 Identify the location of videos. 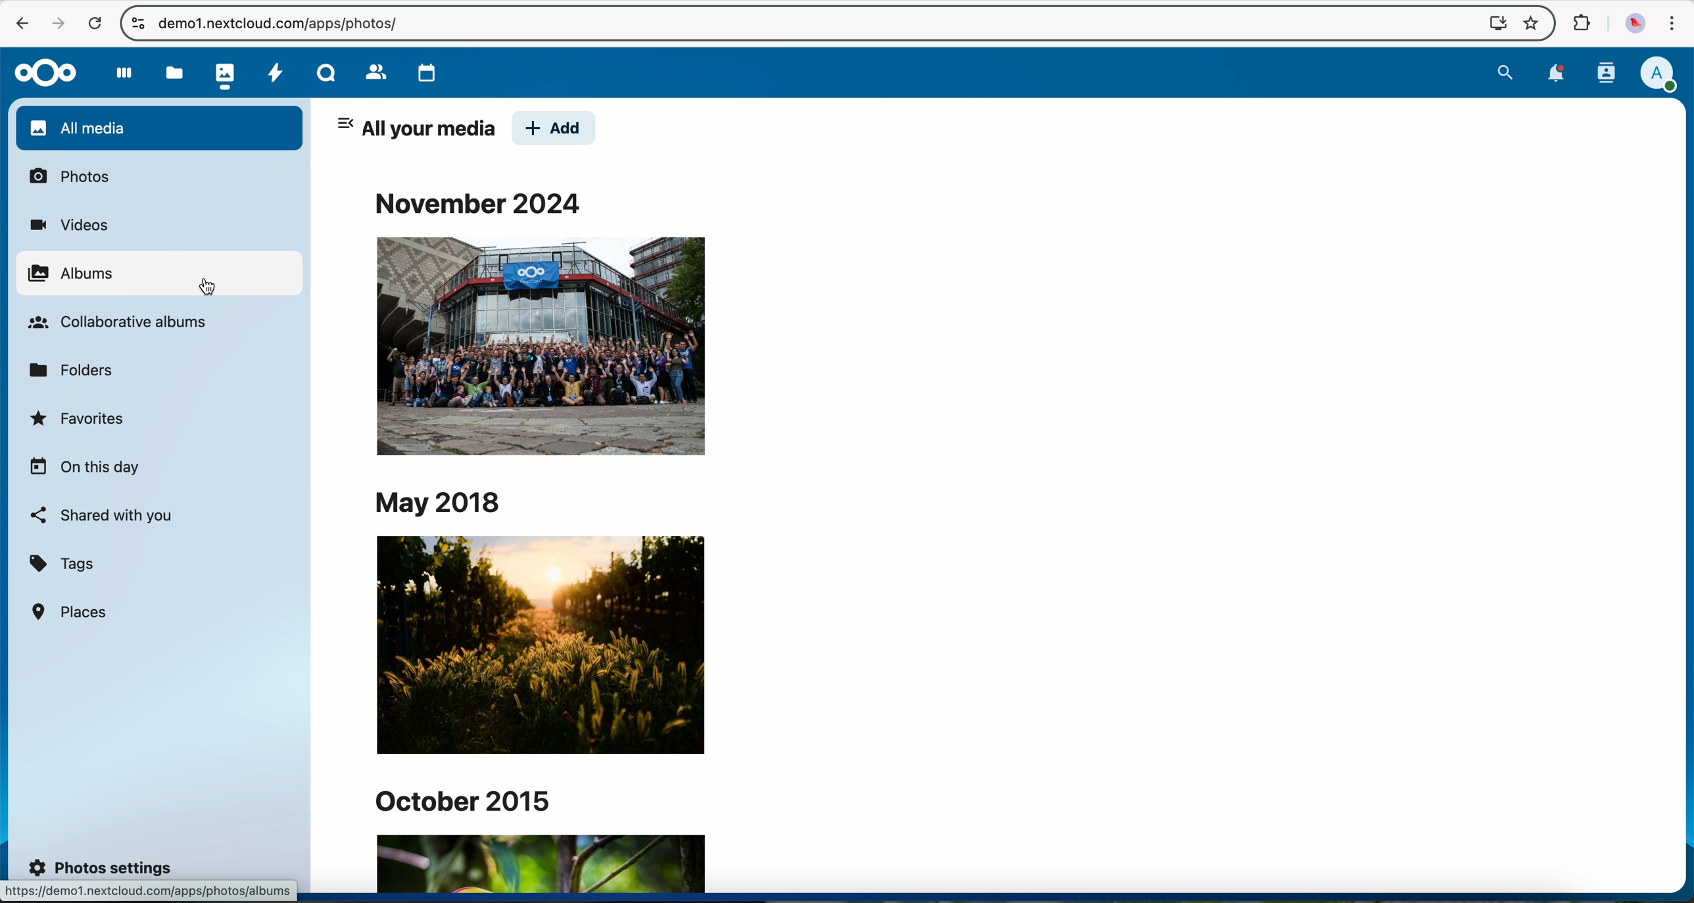
(68, 225).